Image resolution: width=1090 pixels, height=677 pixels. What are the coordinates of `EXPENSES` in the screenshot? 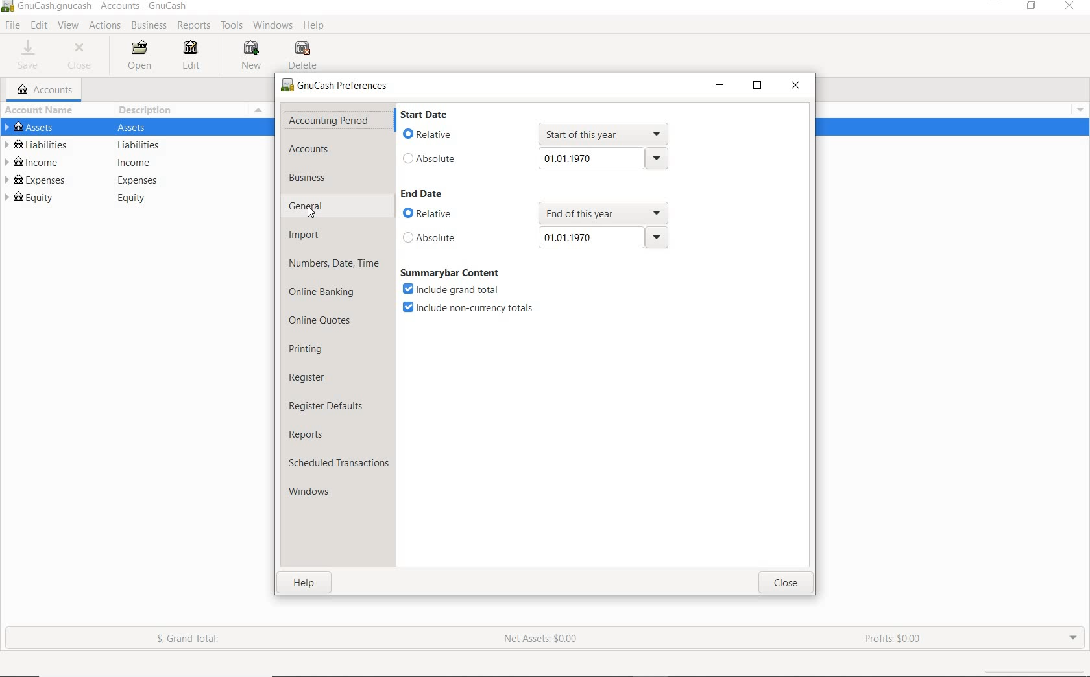 It's located at (134, 180).